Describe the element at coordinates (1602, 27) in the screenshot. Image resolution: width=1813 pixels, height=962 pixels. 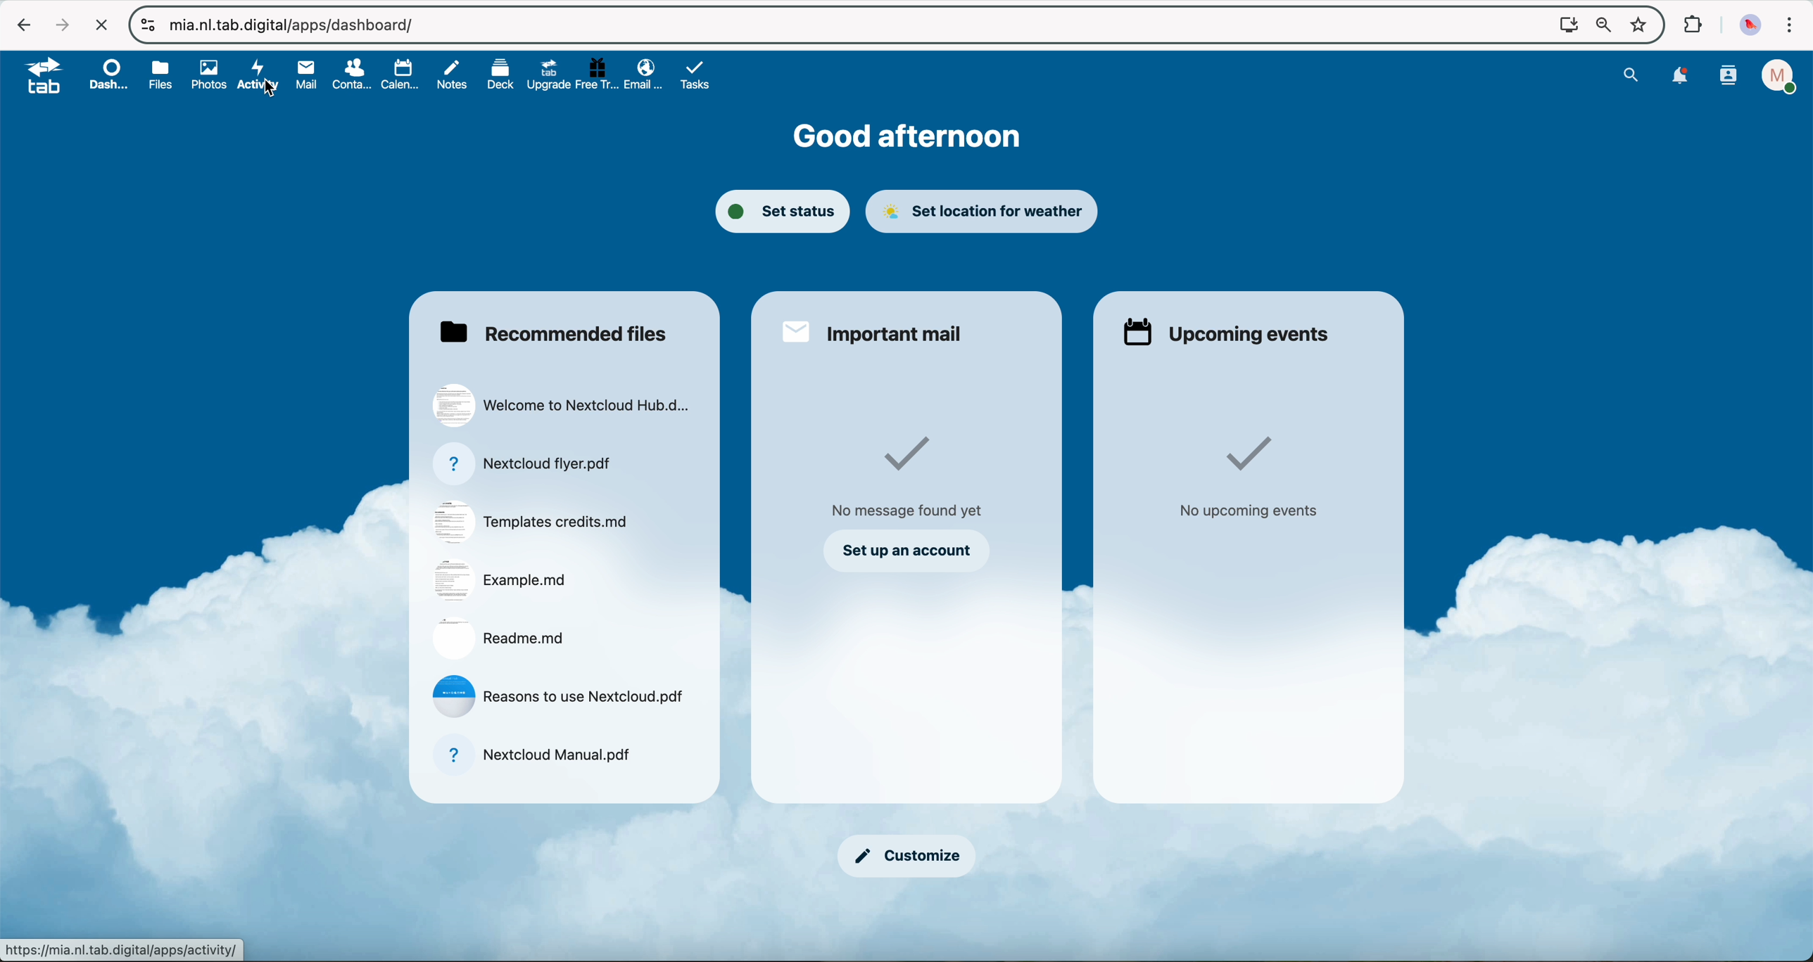
I see `zoom out` at that location.